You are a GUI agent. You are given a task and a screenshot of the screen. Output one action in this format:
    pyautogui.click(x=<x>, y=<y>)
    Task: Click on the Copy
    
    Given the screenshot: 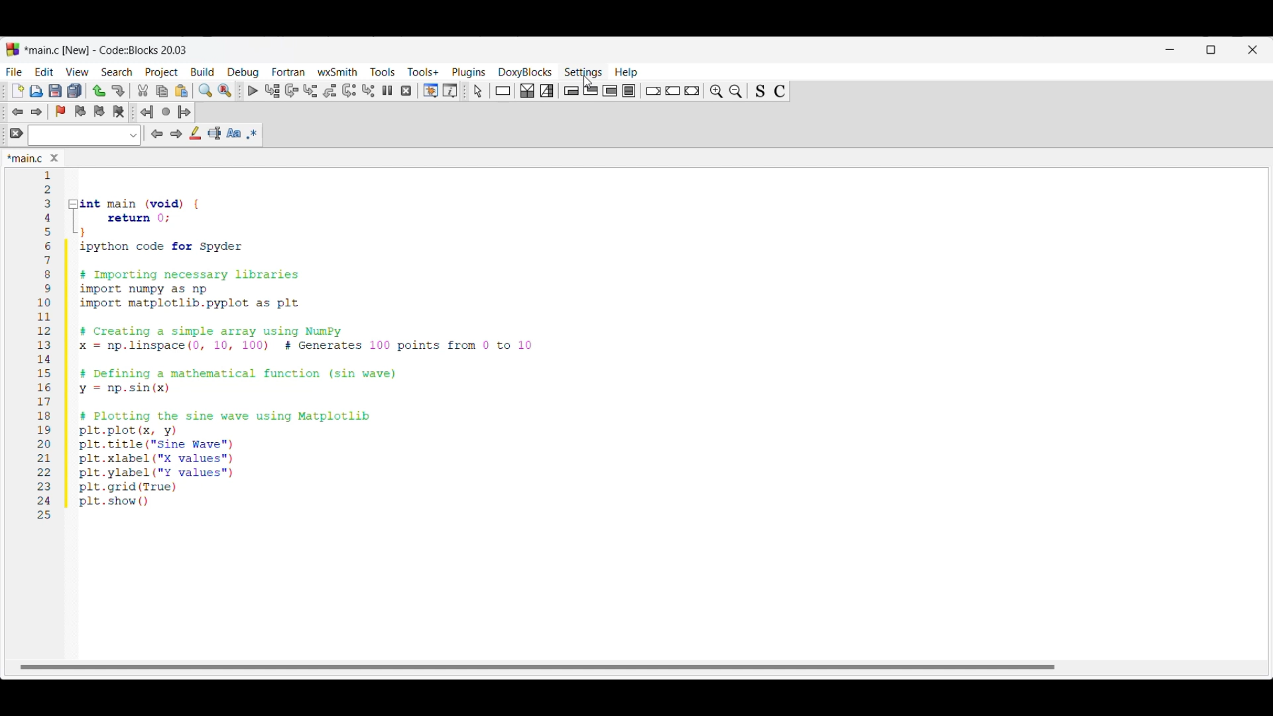 What is the action you would take?
    pyautogui.click(x=162, y=91)
    